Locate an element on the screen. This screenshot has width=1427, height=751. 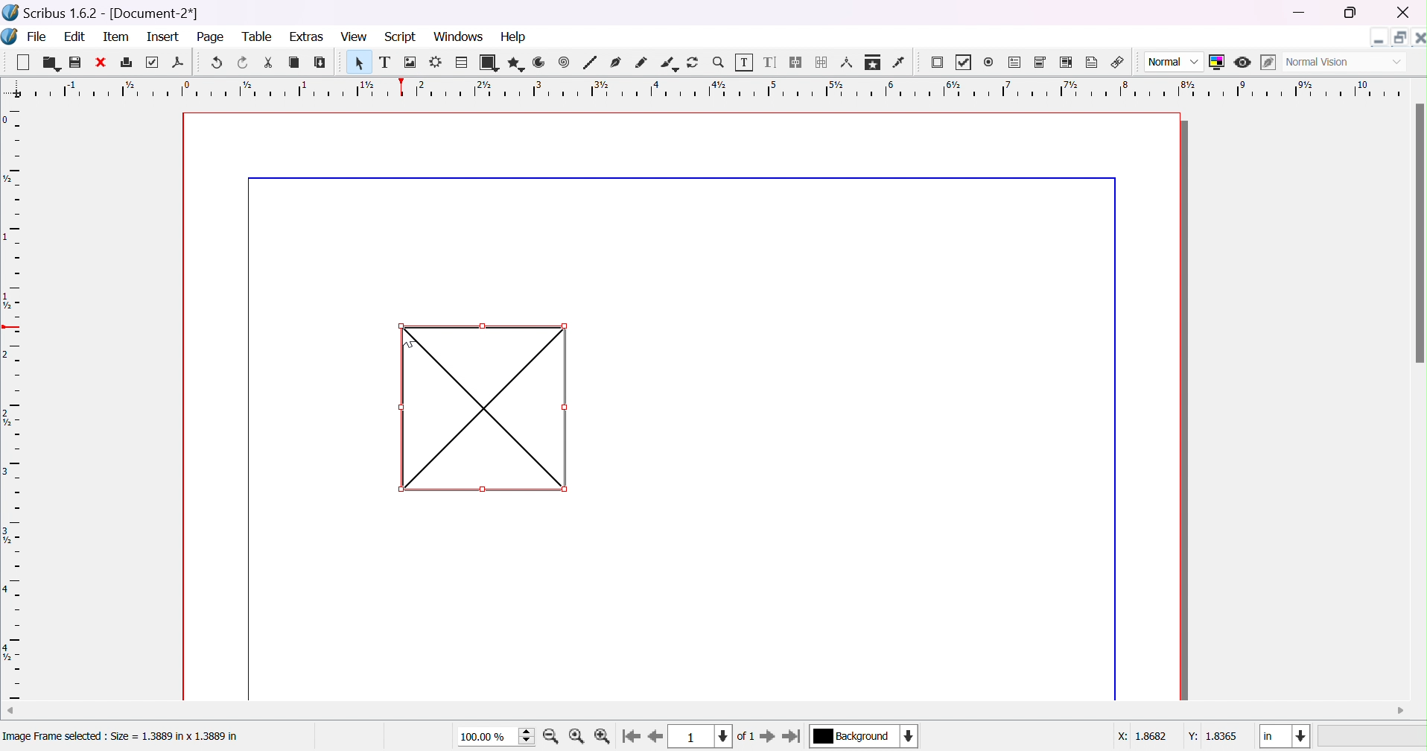
PDF push button is located at coordinates (939, 64).